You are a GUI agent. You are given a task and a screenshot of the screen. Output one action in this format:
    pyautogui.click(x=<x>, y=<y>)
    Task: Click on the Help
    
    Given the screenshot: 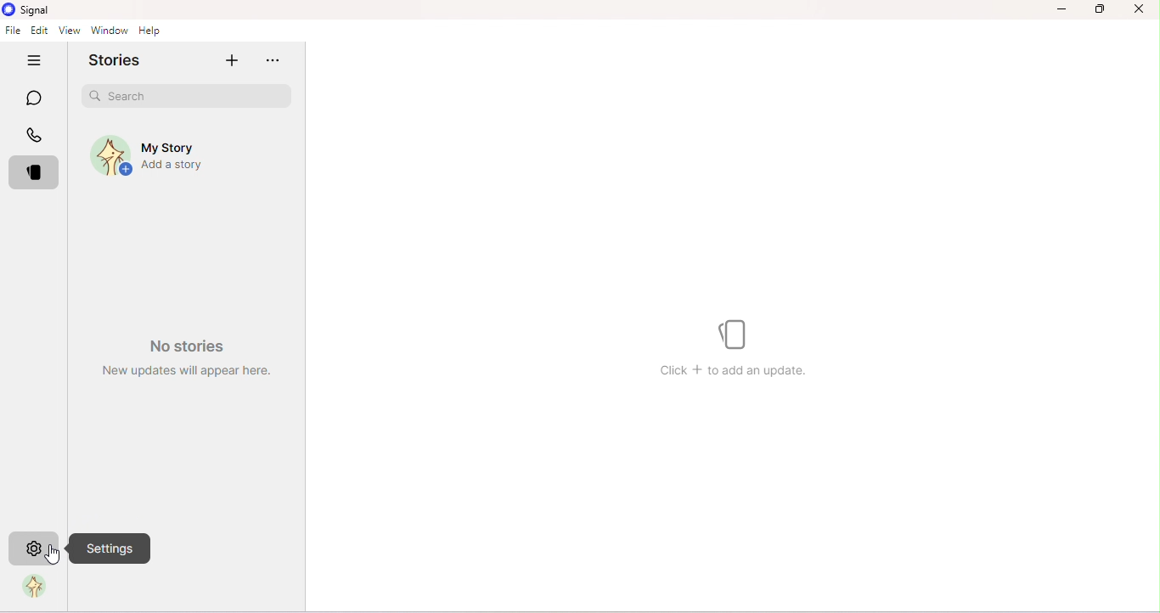 What is the action you would take?
    pyautogui.click(x=150, y=32)
    